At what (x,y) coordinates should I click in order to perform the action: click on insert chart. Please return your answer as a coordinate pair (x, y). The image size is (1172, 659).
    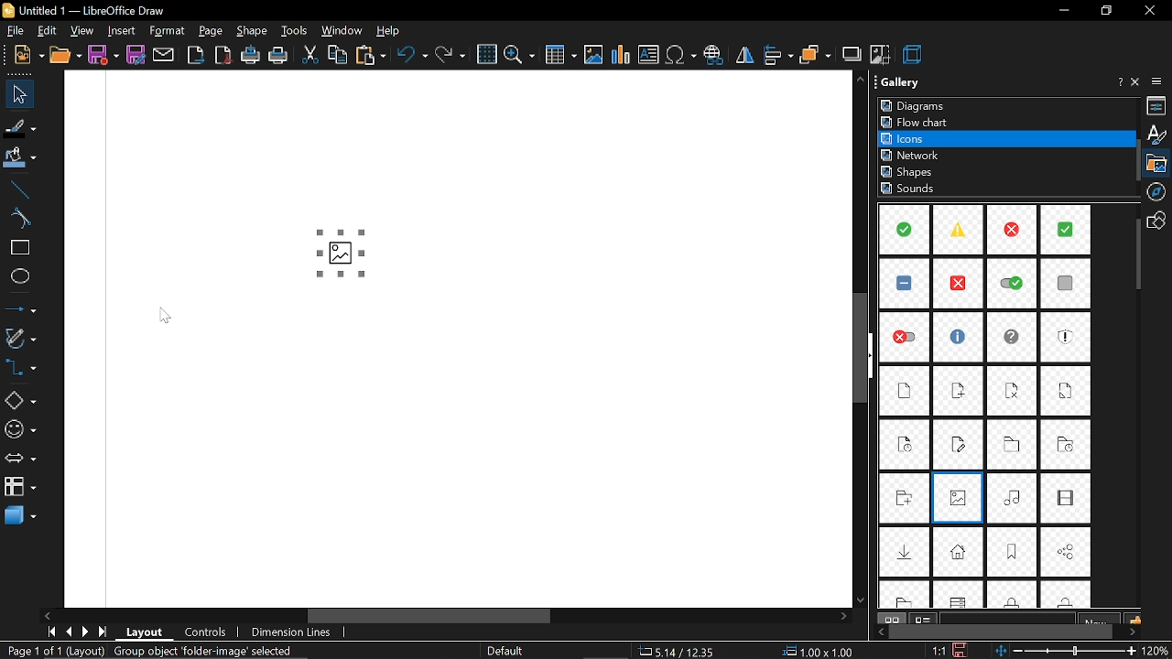
    Looking at the image, I should click on (621, 55).